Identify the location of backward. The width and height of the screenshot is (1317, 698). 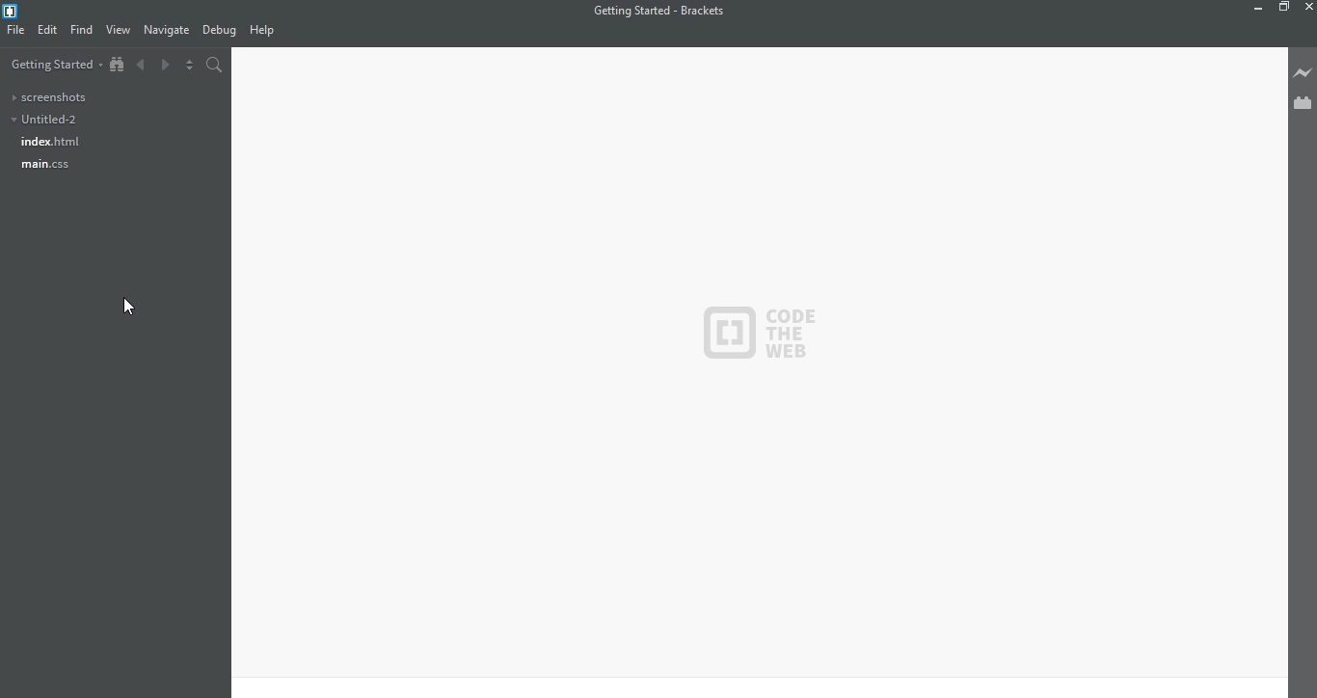
(141, 66).